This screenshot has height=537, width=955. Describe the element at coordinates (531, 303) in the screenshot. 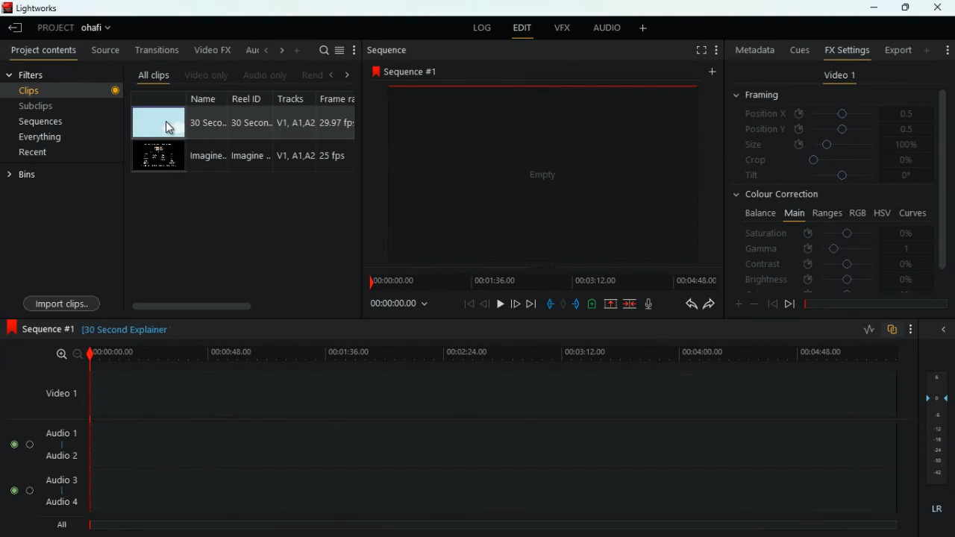

I see `end` at that location.